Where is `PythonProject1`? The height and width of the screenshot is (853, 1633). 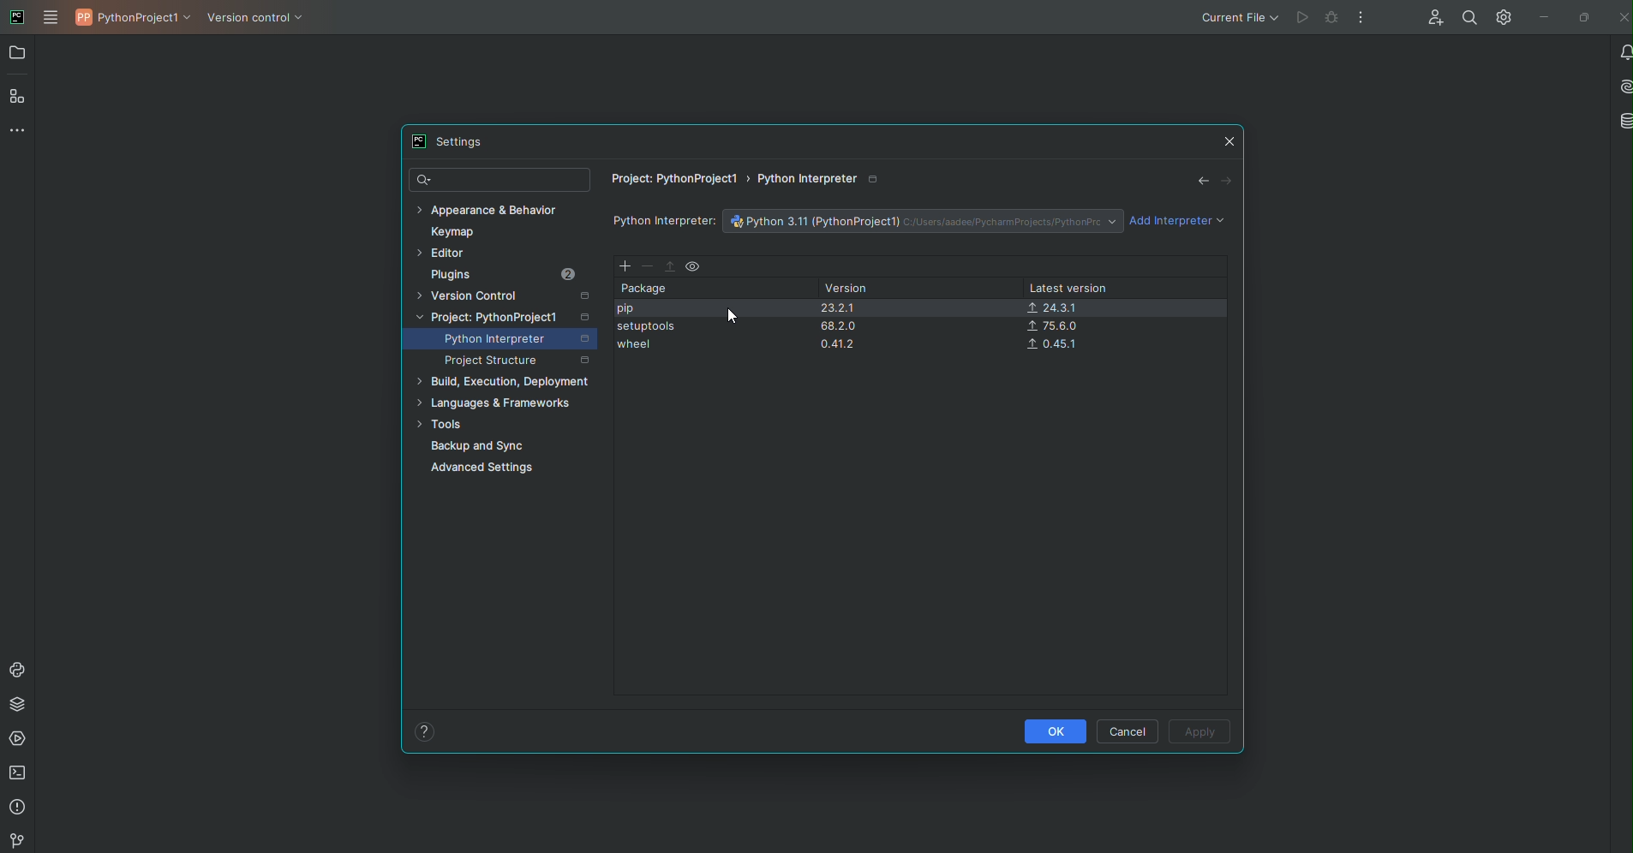
PythonProject1 is located at coordinates (135, 21).